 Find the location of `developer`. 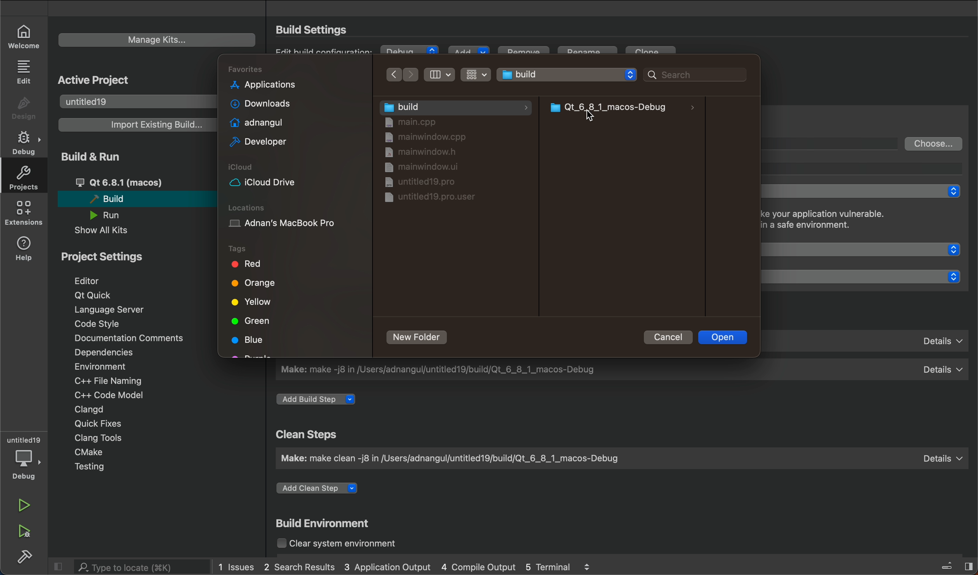

developer is located at coordinates (256, 142).